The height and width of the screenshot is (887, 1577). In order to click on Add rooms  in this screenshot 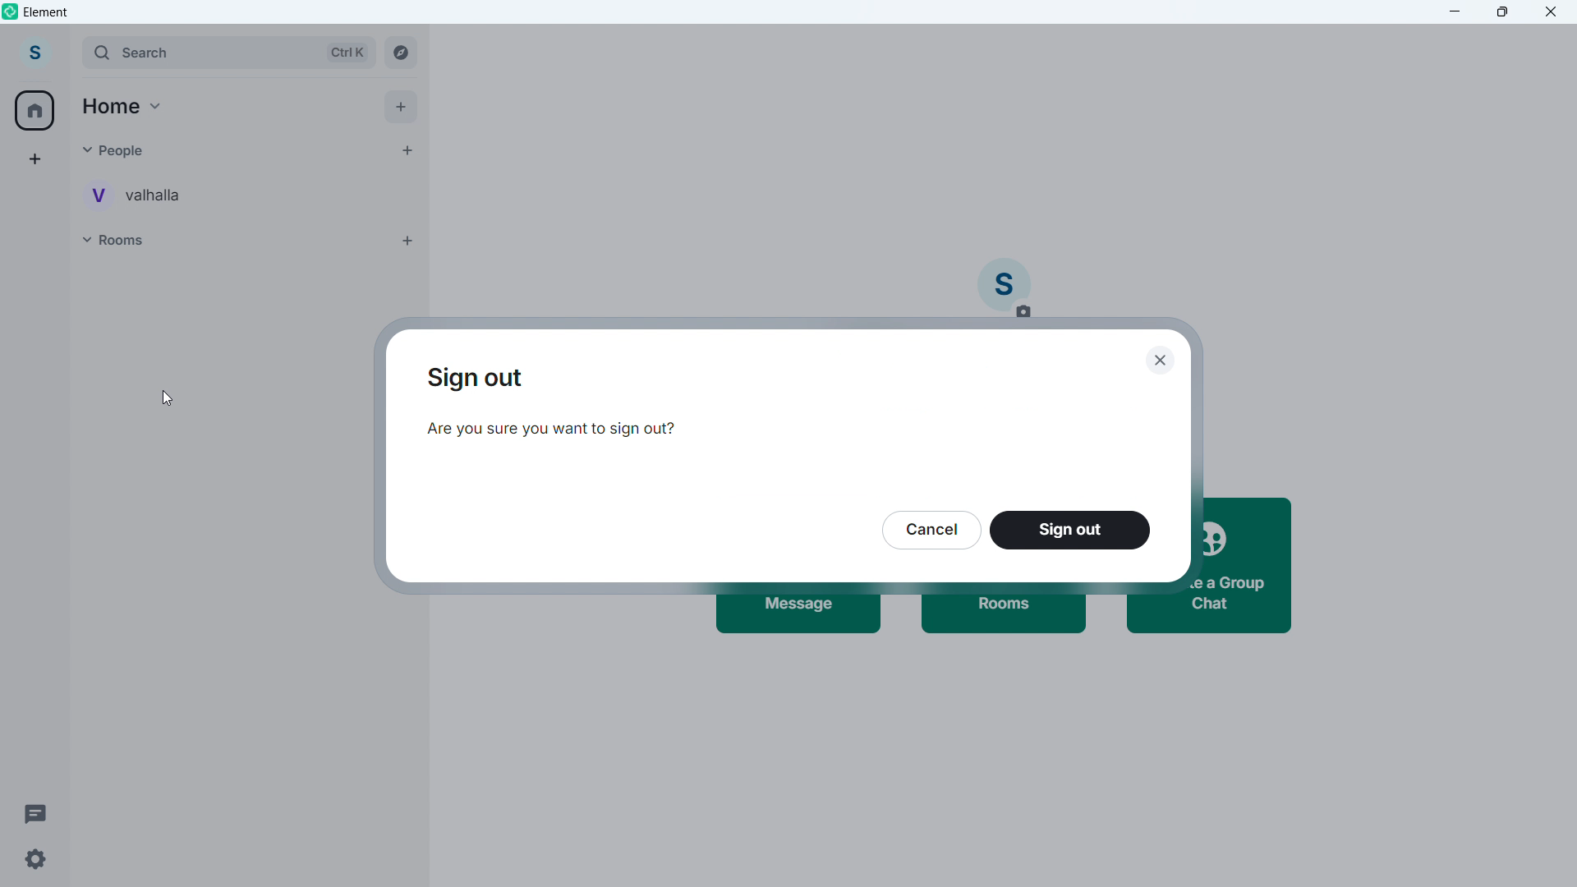, I will do `click(409, 241)`.